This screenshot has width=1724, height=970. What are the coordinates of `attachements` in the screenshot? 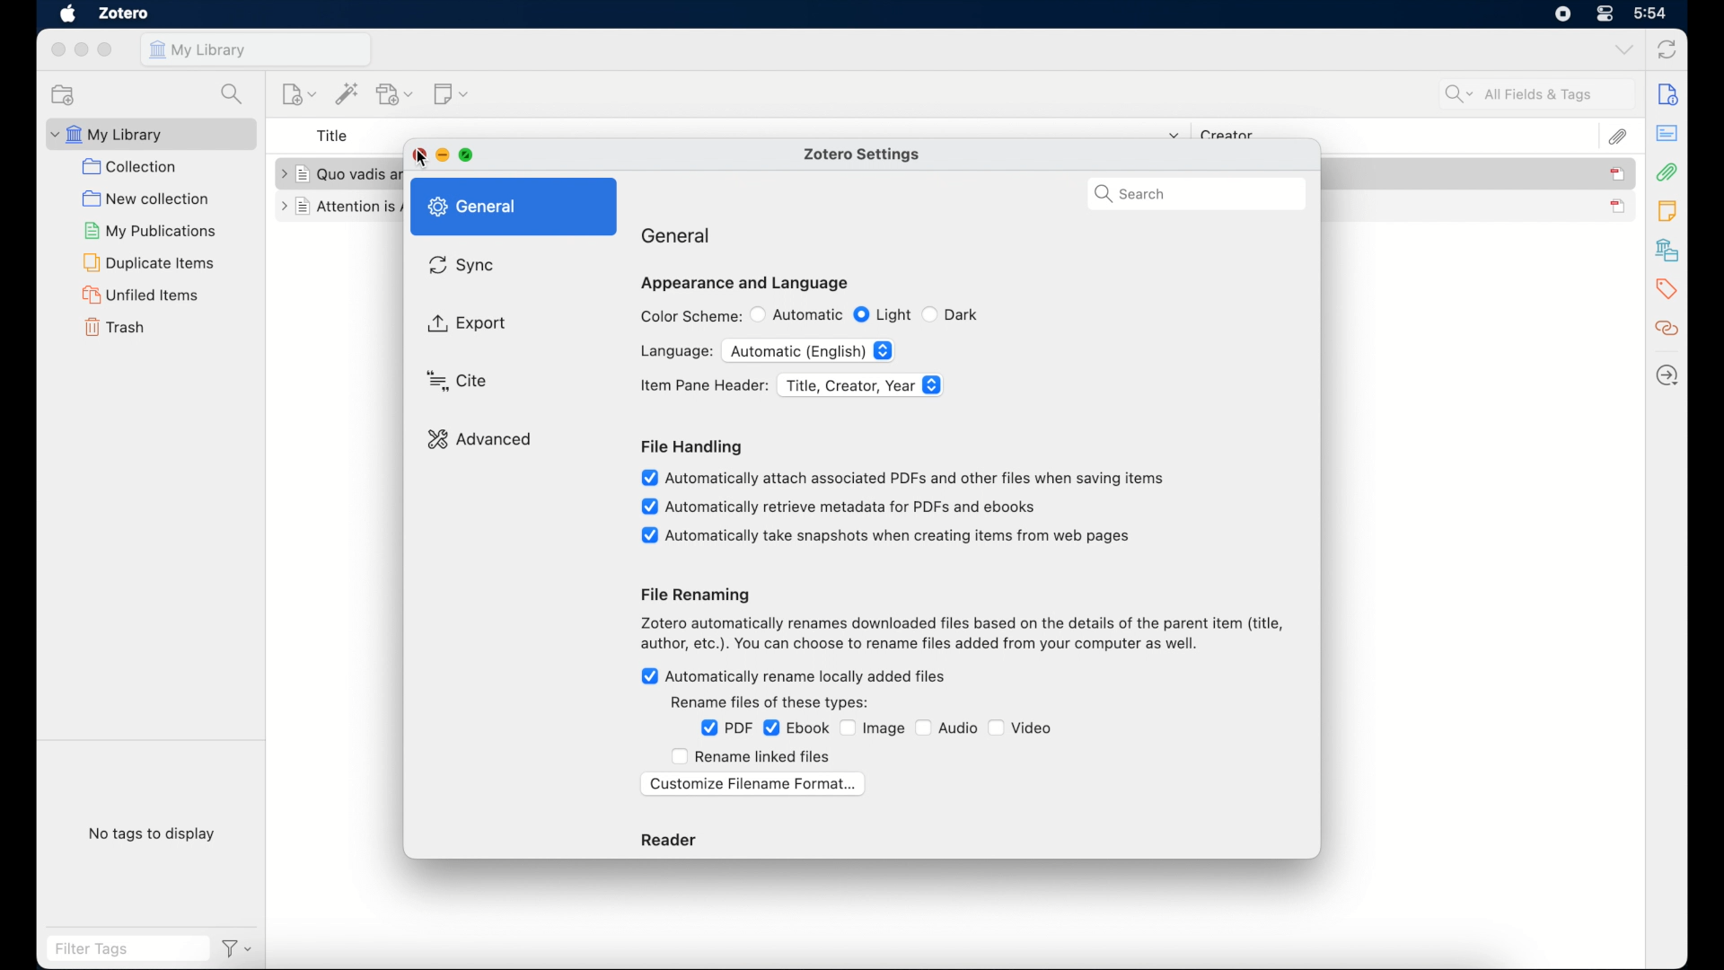 It's located at (1666, 172).